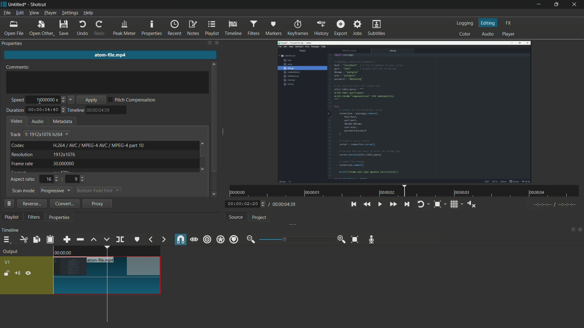  Describe the element at coordinates (470, 204) in the screenshot. I see `show volume control` at that location.